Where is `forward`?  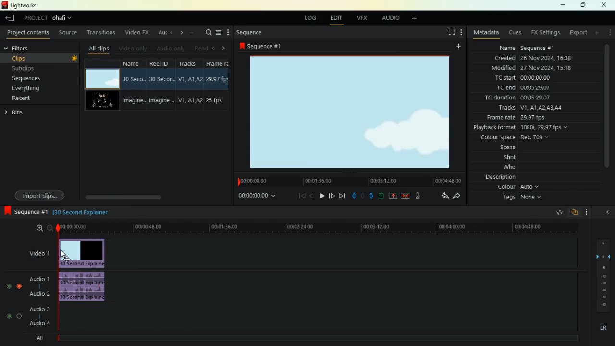 forward is located at coordinates (458, 196).